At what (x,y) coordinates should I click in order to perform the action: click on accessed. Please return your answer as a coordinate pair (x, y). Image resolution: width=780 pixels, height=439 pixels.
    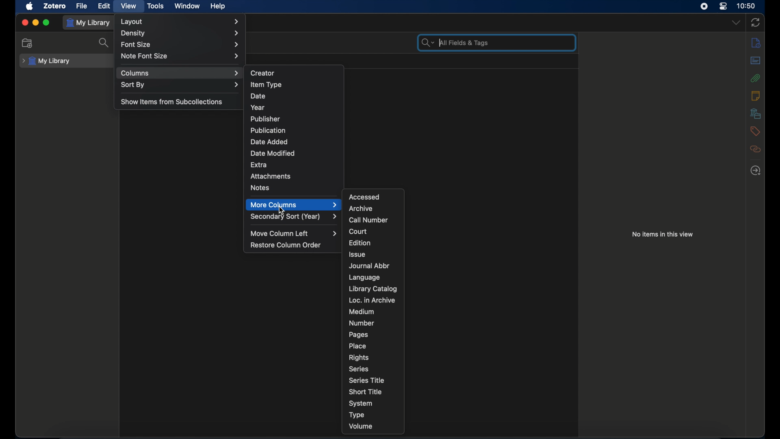
    Looking at the image, I should click on (365, 197).